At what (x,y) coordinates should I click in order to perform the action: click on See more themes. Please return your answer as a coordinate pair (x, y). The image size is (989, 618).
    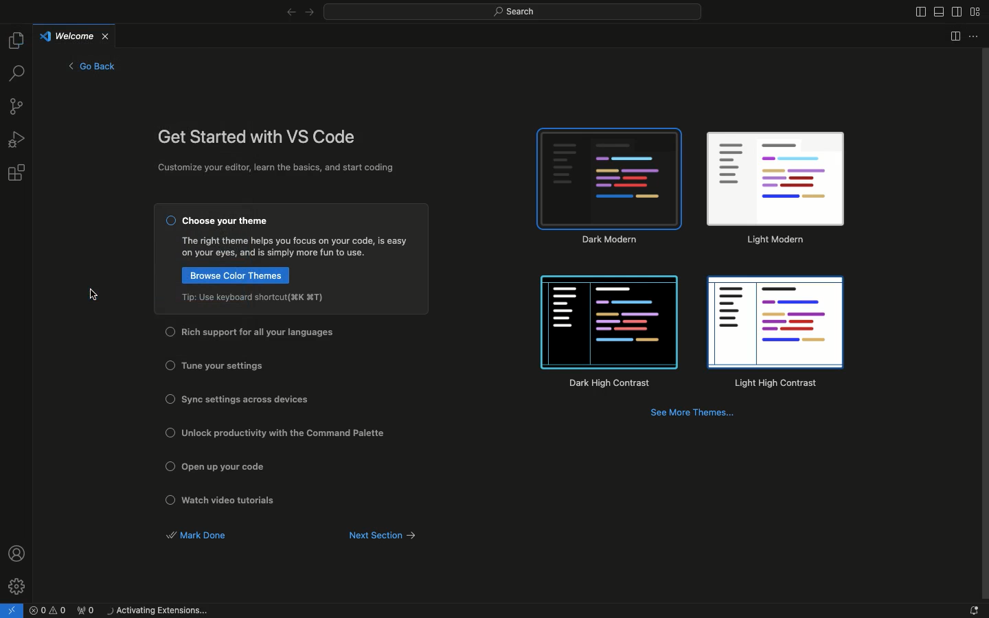
    Looking at the image, I should click on (694, 415).